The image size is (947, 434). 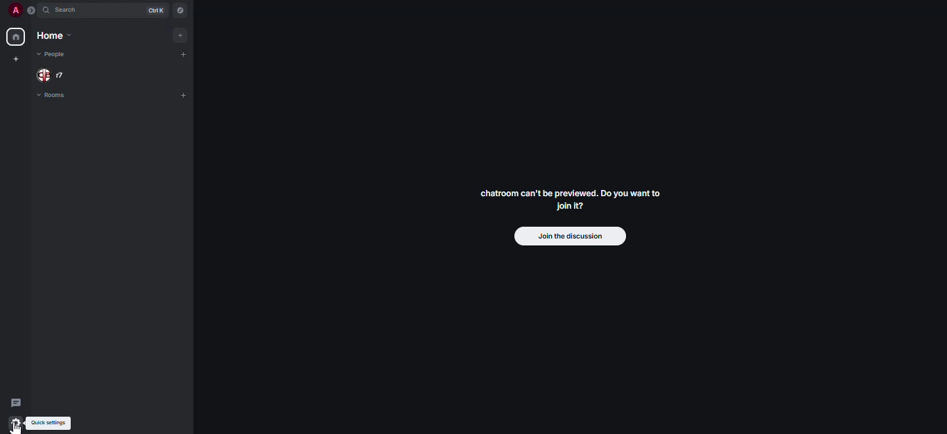 I want to click on ctrl K, so click(x=156, y=10).